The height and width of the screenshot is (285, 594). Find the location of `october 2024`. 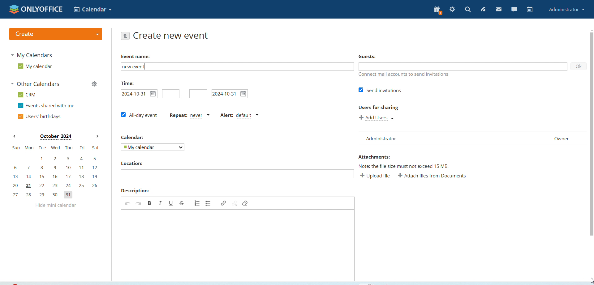

october 2024 is located at coordinates (55, 137).